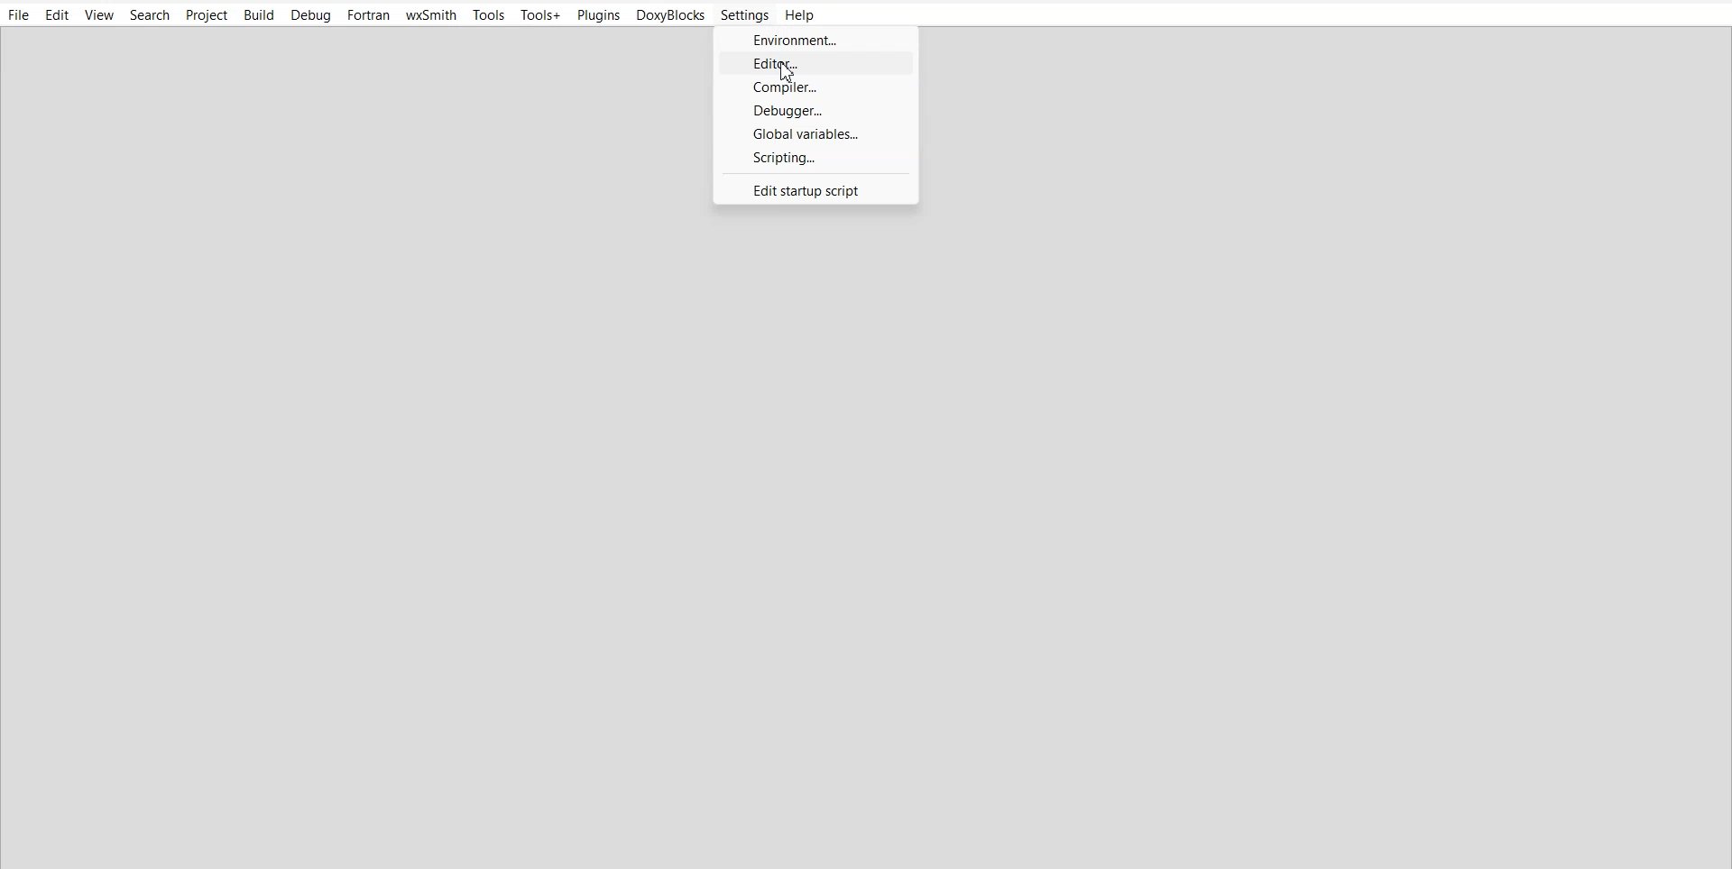 The height and width of the screenshot is (869, 1732). Describe the element at coordinates (489, 14) in the screenshot. I see `Tools` at that location.